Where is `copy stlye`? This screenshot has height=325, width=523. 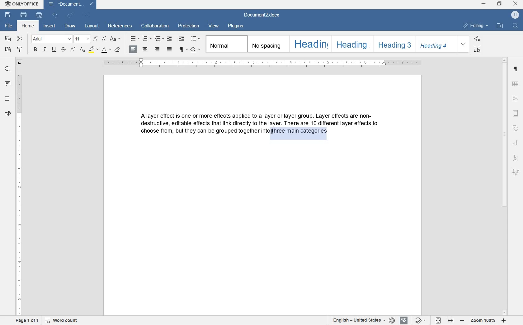
copy stlye is located at coordinates (19, 50).